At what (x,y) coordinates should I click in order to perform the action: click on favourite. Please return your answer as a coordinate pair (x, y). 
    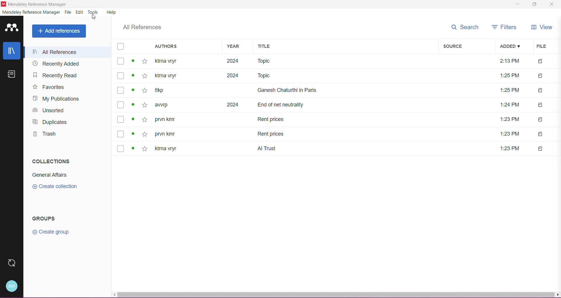
    Looking at the image, I should click on (145, 149).